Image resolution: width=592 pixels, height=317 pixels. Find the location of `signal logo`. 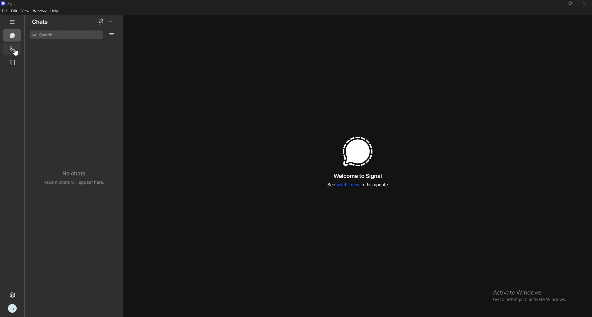

signal logo is located at coordinates (358, 151).